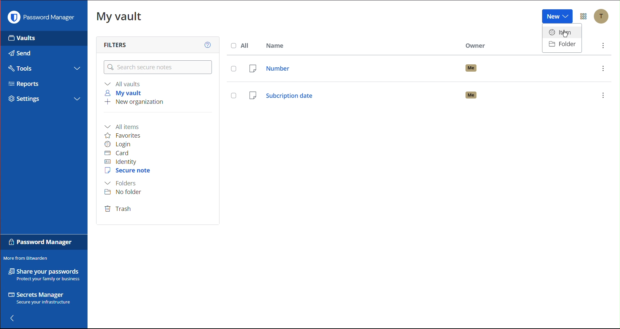 This screenshot has height=329, width=620. I want to click on Help, so click(206, 44).